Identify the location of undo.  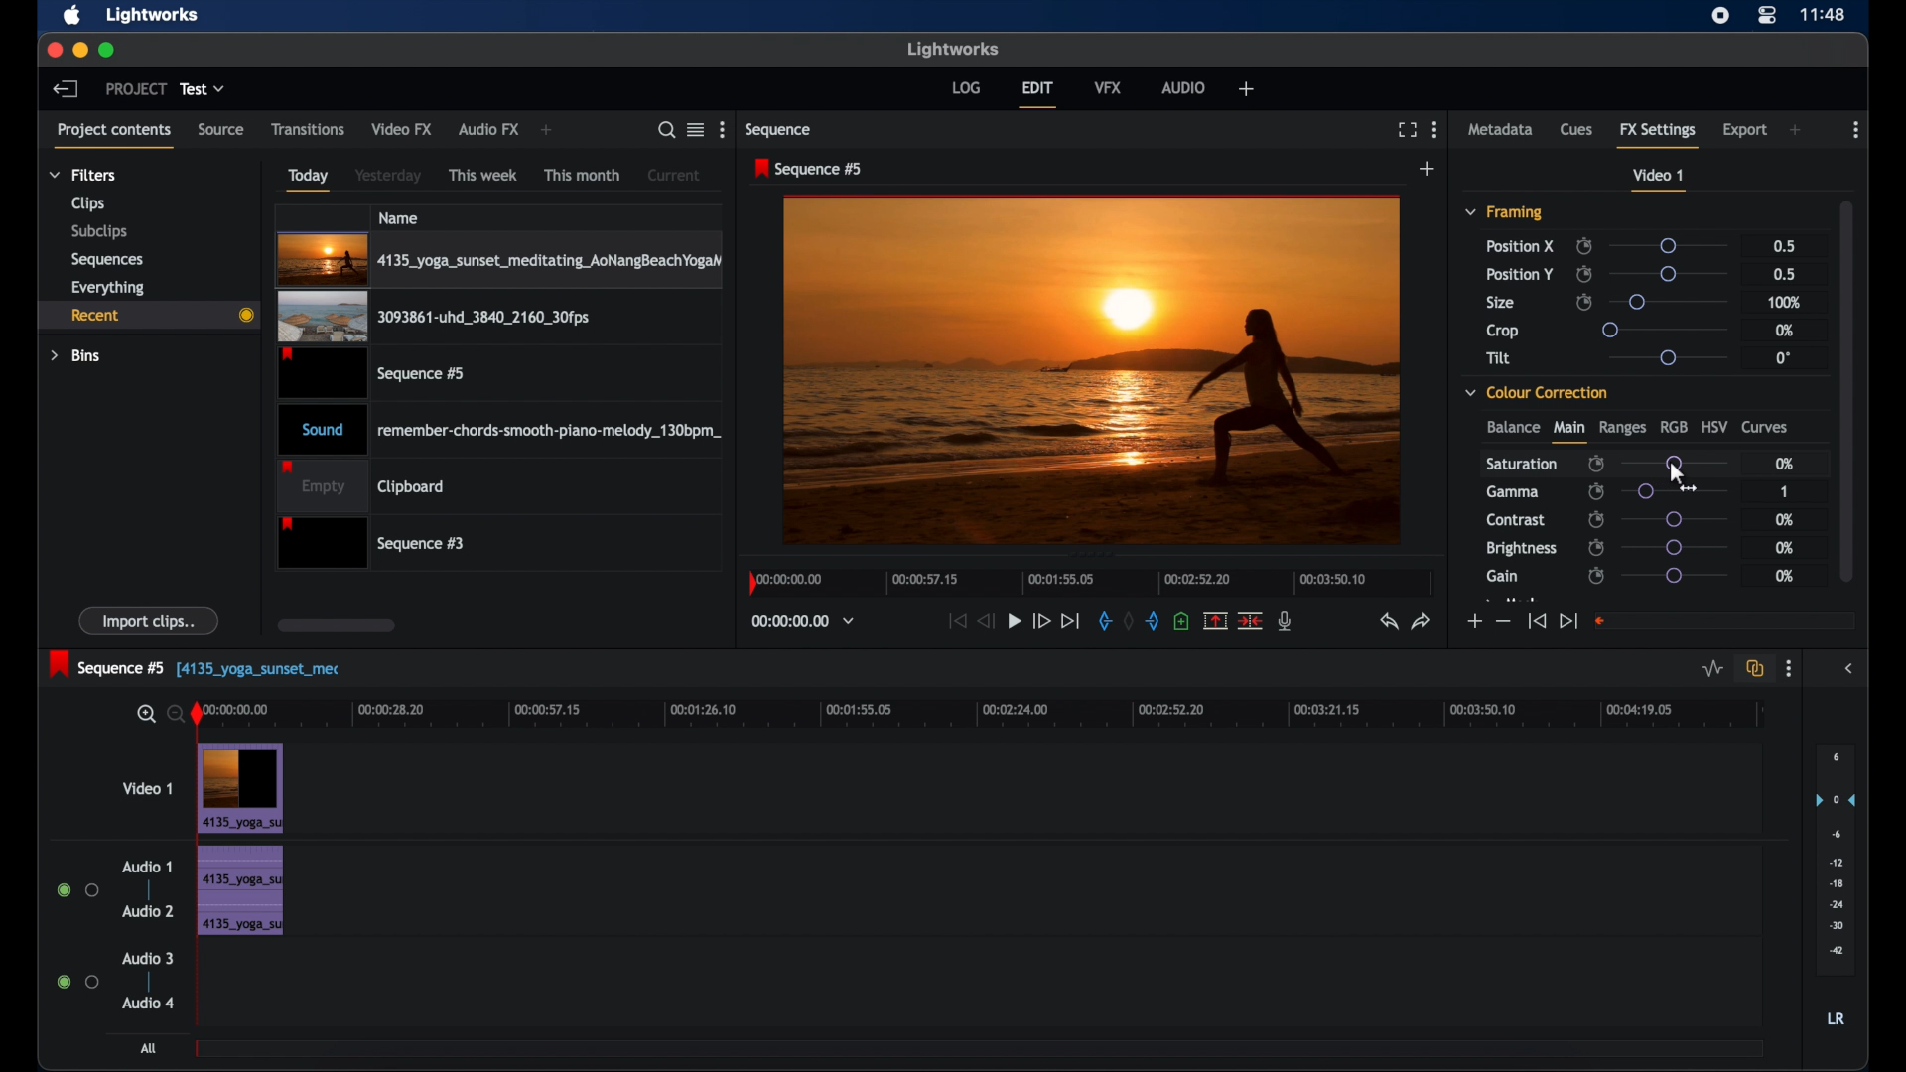
(1389, 622).